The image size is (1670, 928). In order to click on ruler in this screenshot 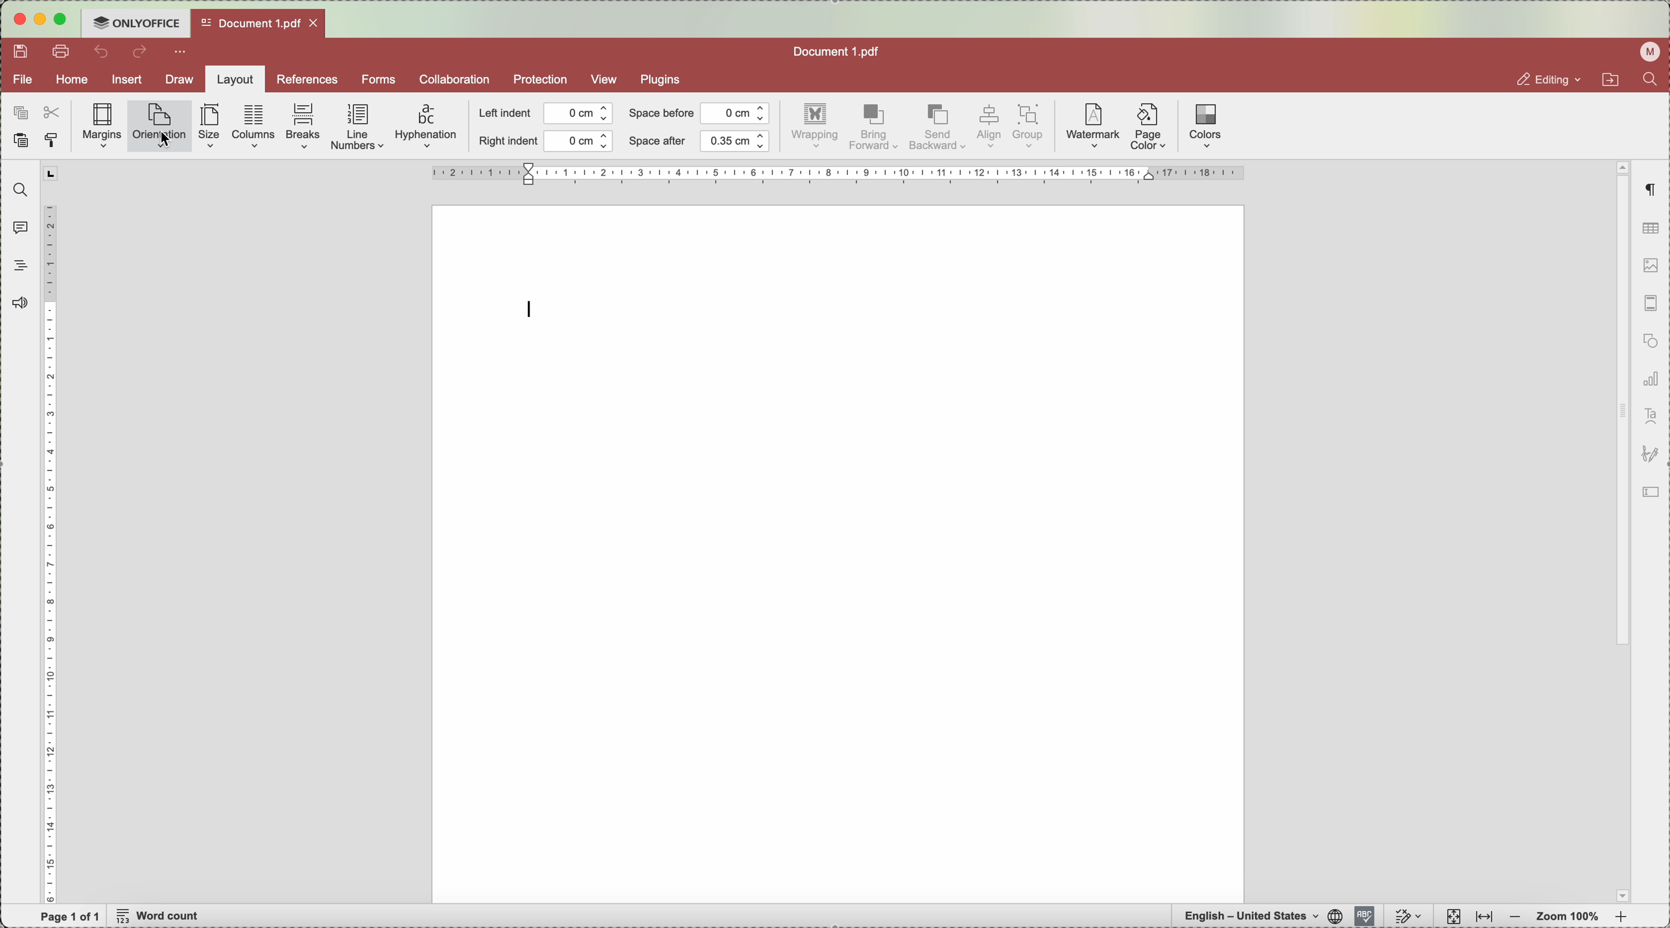, I will do `click(837, 173)`.